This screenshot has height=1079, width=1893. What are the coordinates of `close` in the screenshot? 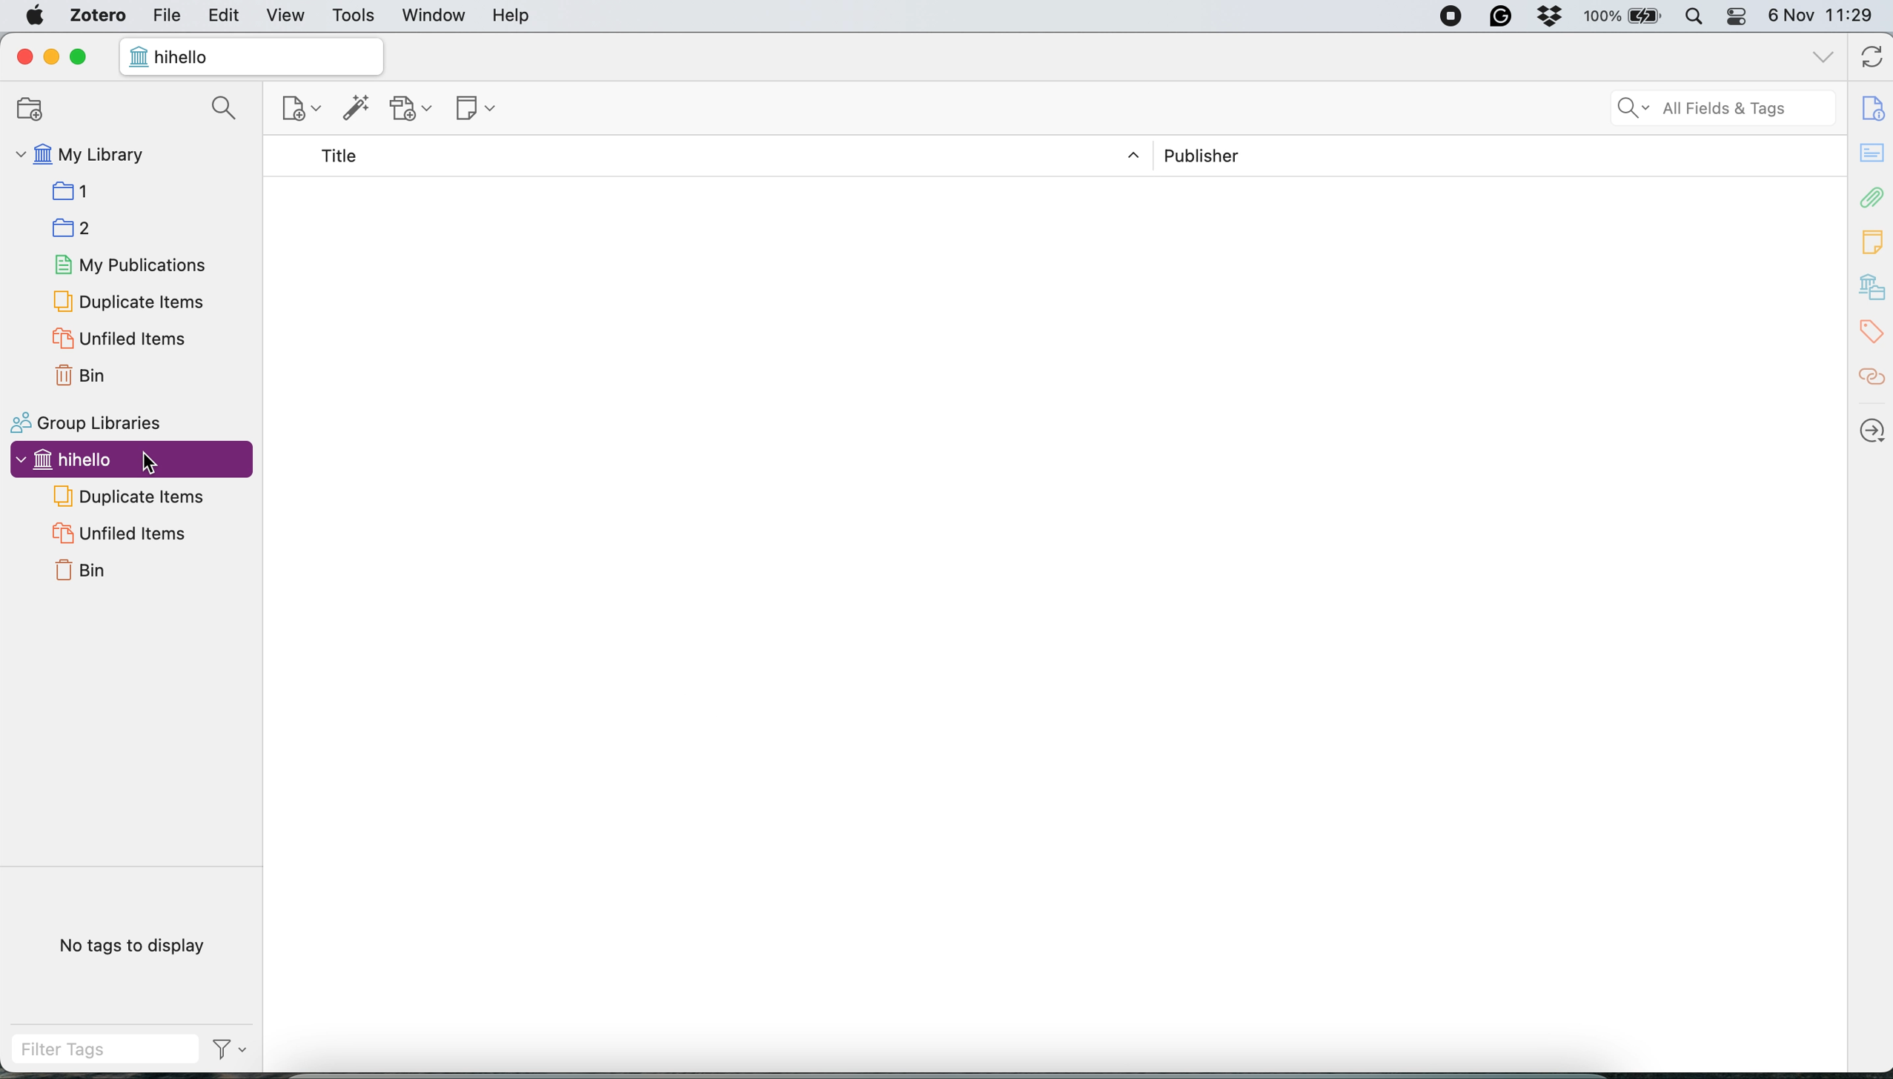 It's located at (25, 56).